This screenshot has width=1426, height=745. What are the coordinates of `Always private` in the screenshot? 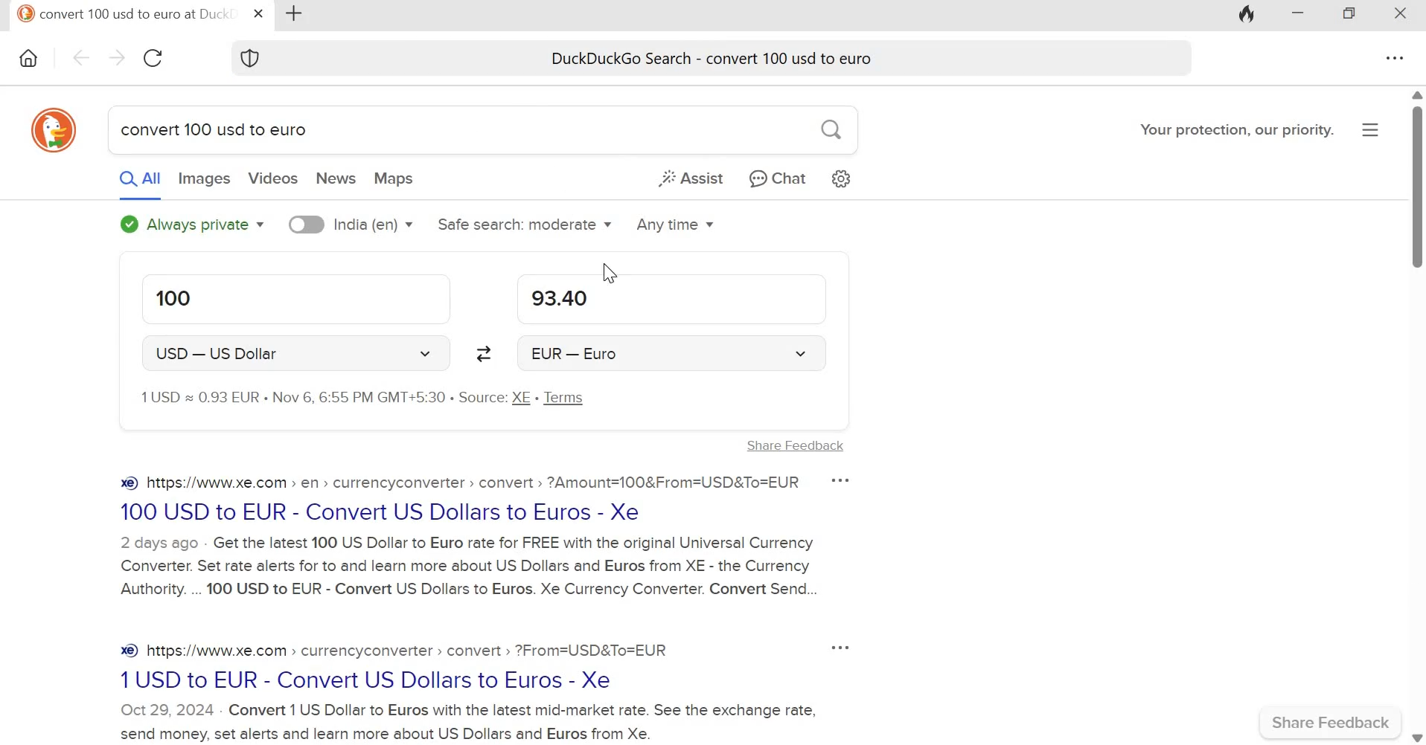 It's located at (193, 222).